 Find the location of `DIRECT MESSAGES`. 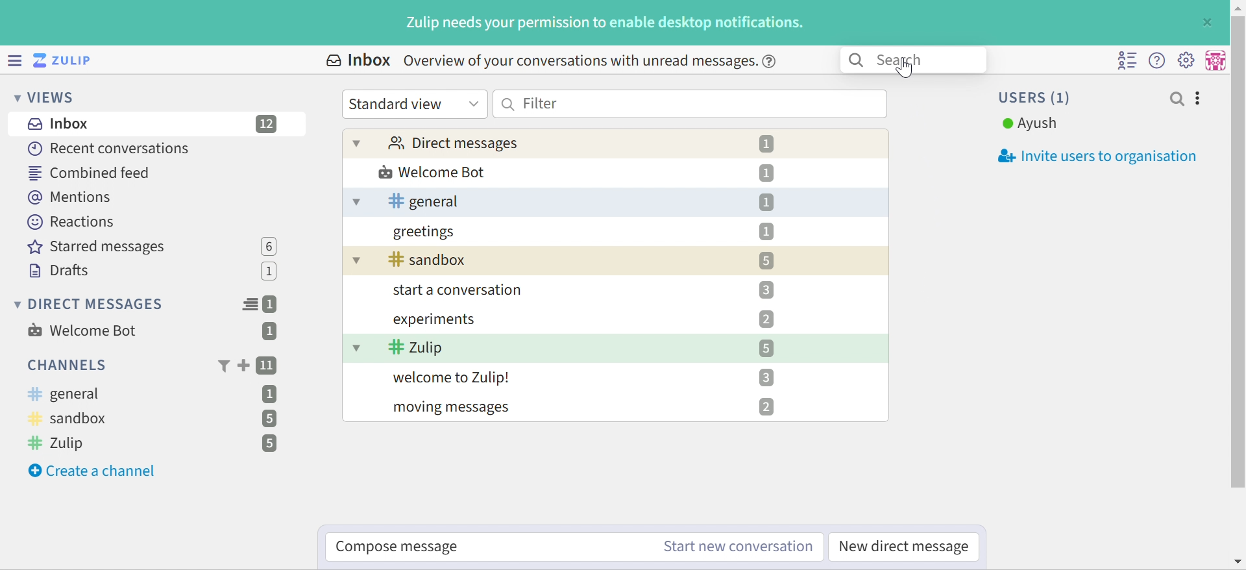

DIRECT MESSAGES is located at coordinates (90, 304).